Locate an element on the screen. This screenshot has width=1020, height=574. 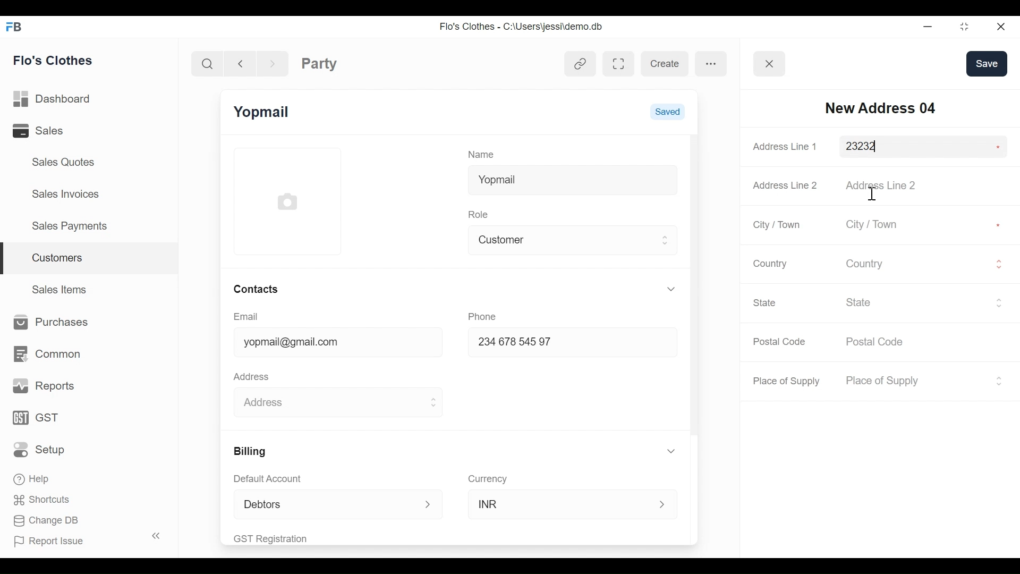
234678 54597 is located at coordinates (562, 343).